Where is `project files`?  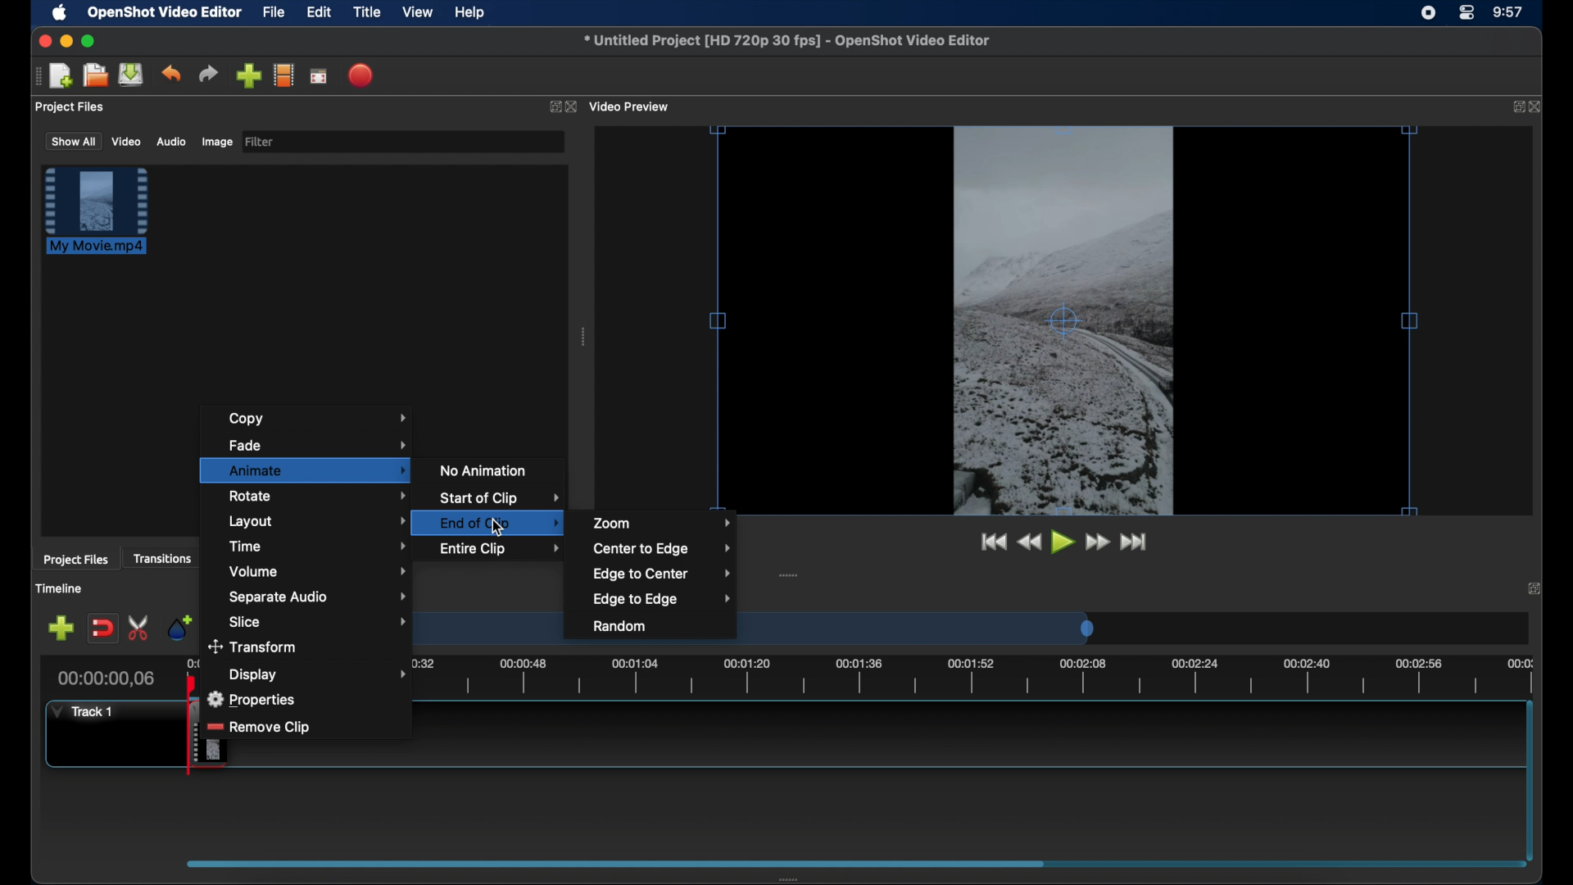 project files is located at coordinates (71, 107).